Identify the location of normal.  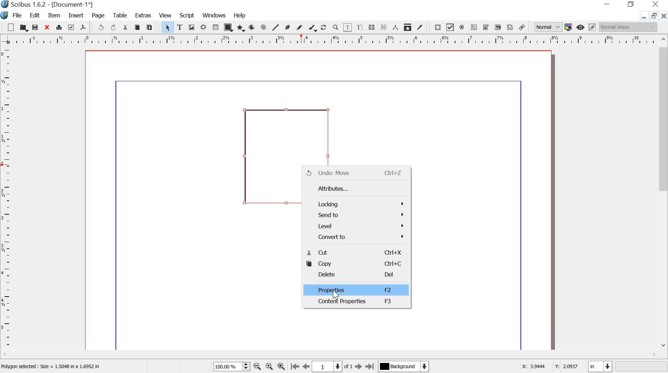
(547, 27).